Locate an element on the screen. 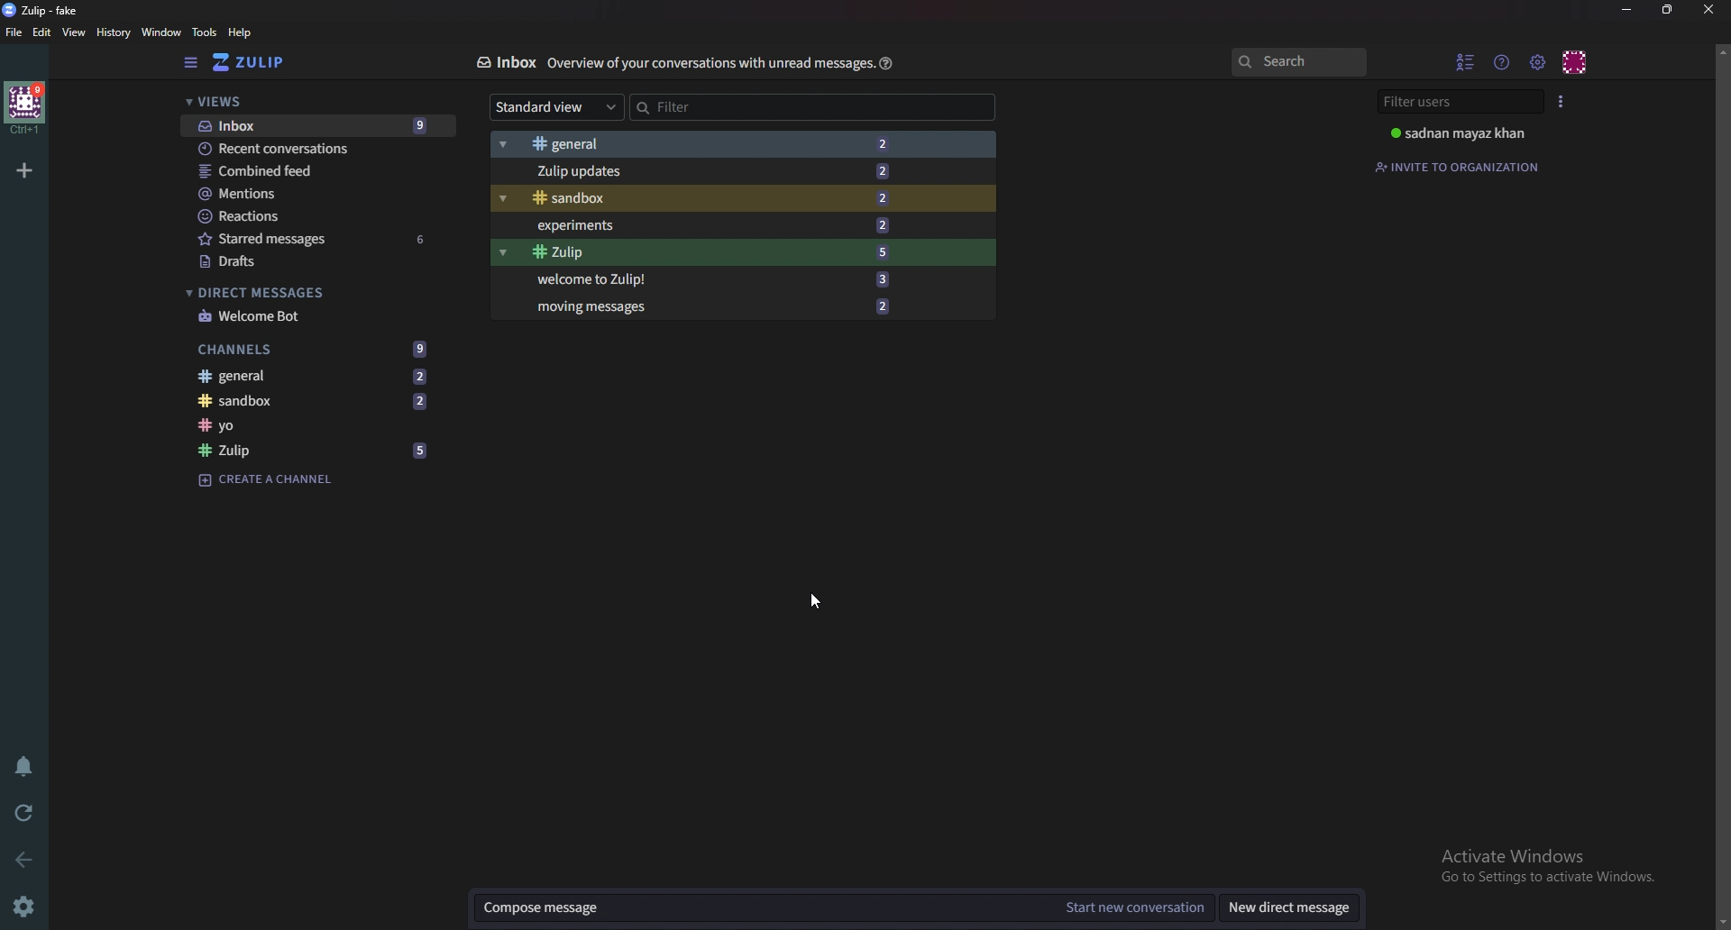  Help menu is located at coordinates (1503, 60).